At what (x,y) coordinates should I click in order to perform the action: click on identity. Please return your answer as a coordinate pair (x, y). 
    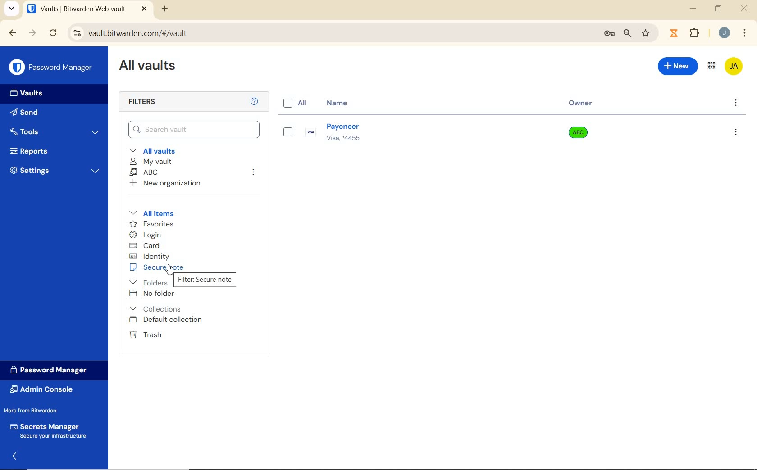
    Looking at the image, I should click on (149, 256).